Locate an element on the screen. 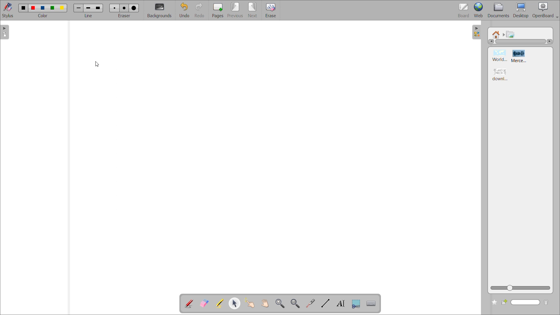 Image resolution: width=560 pixels, height=315 pixels. write text is located at coordinates (342, 303).